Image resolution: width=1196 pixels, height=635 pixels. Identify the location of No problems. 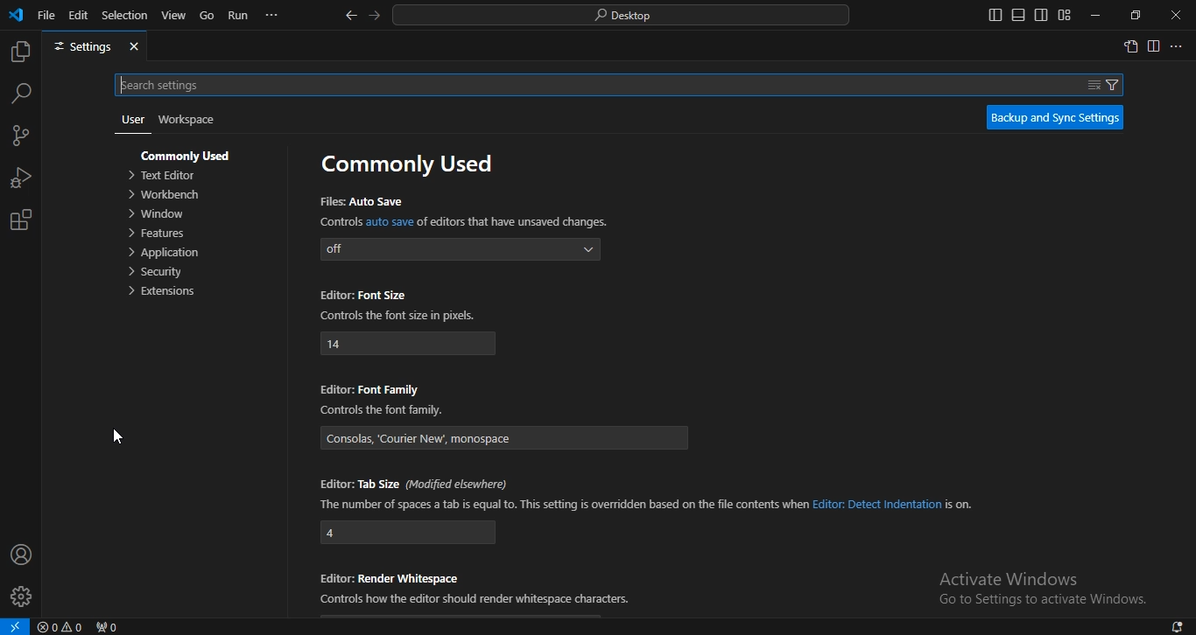
(62, 626).